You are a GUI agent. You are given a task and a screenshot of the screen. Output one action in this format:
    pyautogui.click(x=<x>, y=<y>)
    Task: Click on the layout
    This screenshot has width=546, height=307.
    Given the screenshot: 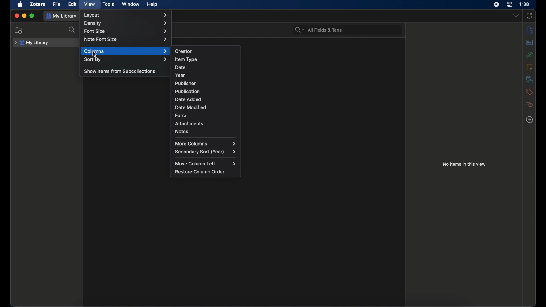 What is the action you would take?
    pyautogui.click(x=126, y=15)
    